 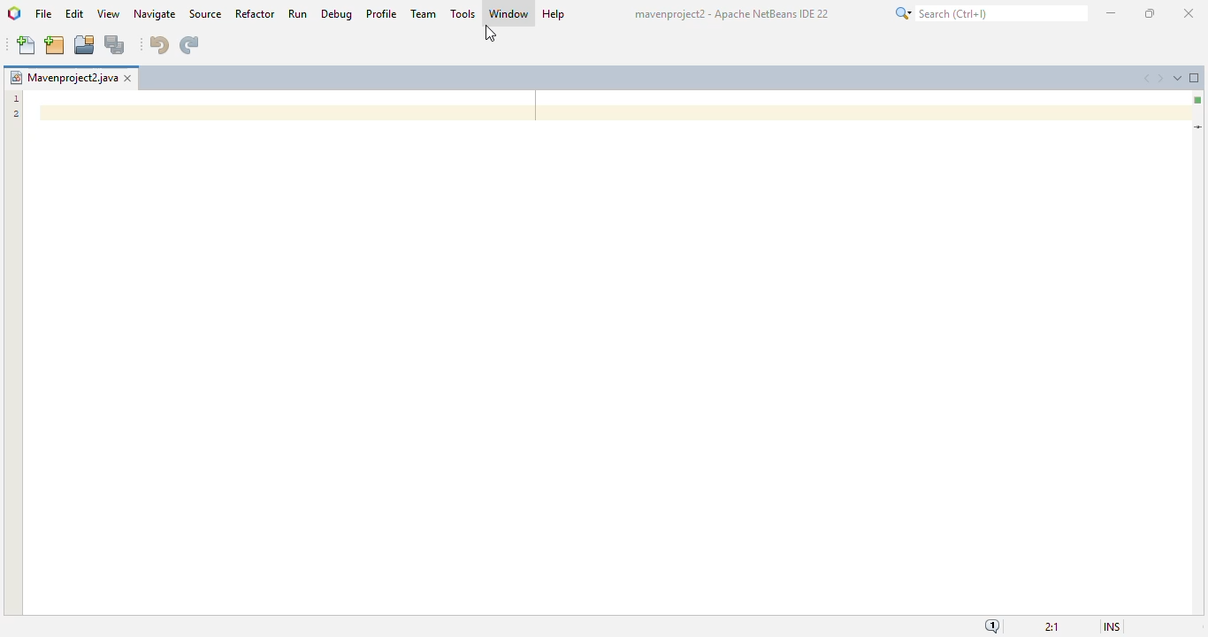 I want to click on cursor, so click(x=491, y=34).